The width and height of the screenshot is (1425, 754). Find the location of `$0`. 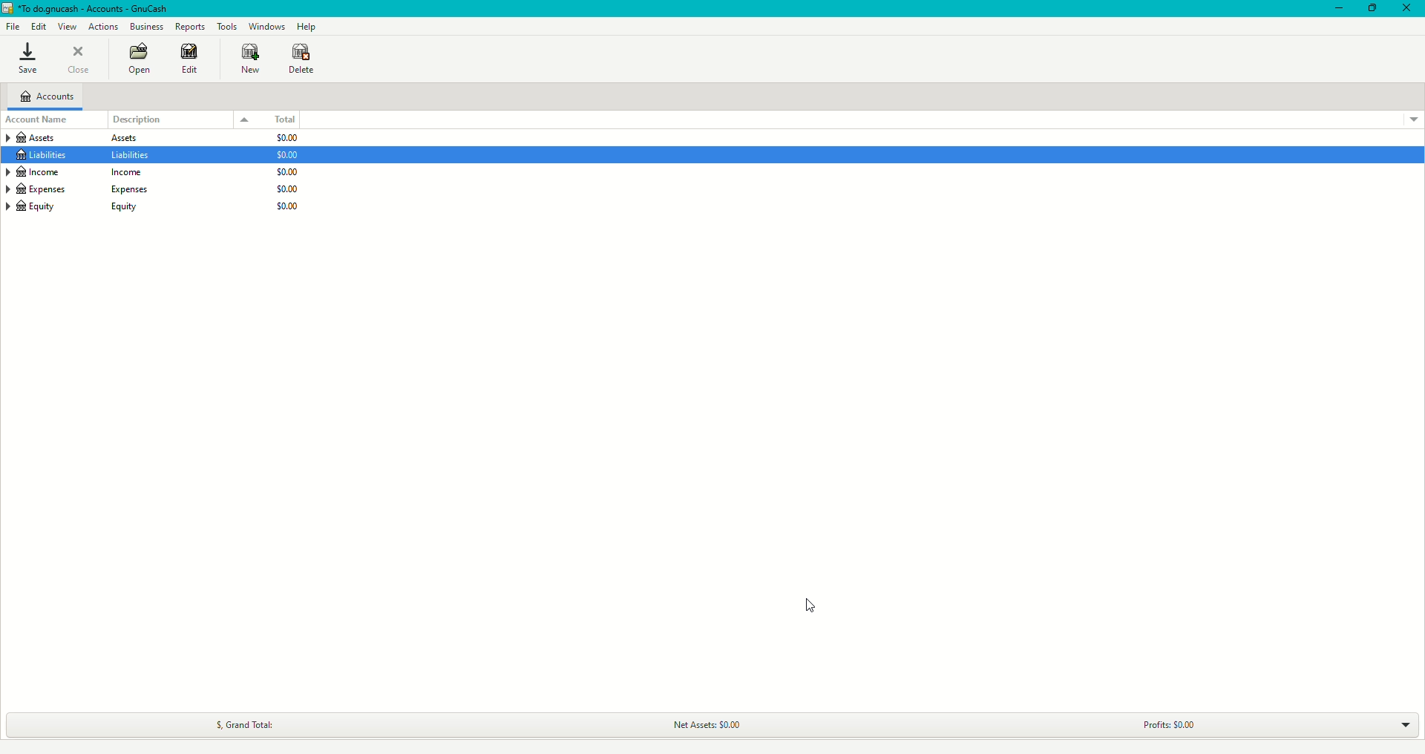

$0 is located at coordinates (294, 174).